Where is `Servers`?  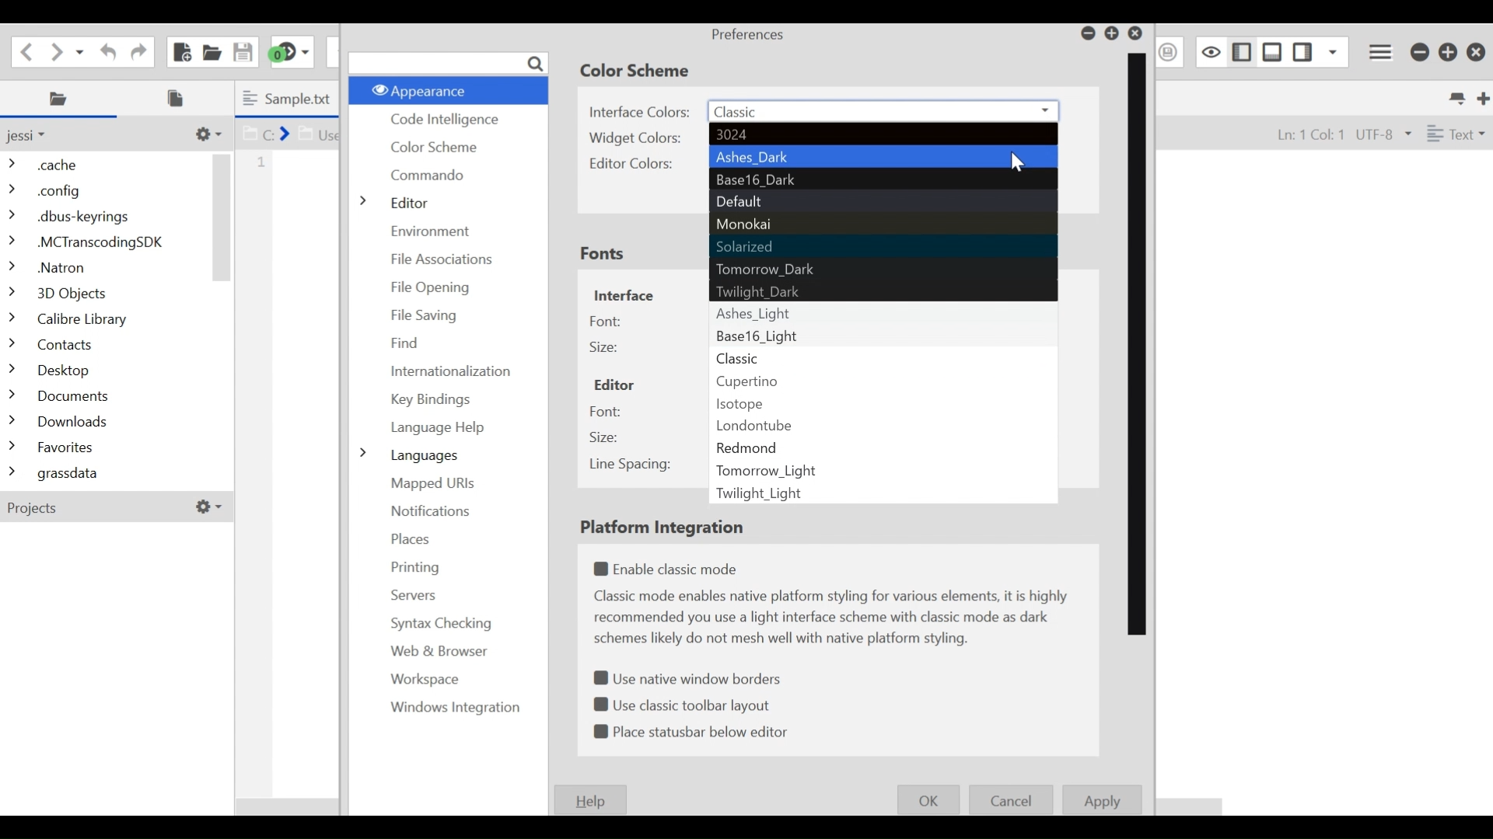 Servers is located at coordinates (412, 594).